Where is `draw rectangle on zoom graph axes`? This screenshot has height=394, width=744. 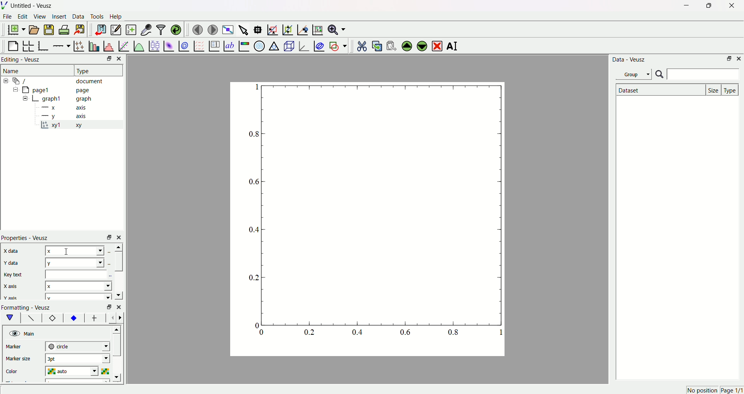 draw rectangle on zoom graph axes is located at coordinates (272, 29).